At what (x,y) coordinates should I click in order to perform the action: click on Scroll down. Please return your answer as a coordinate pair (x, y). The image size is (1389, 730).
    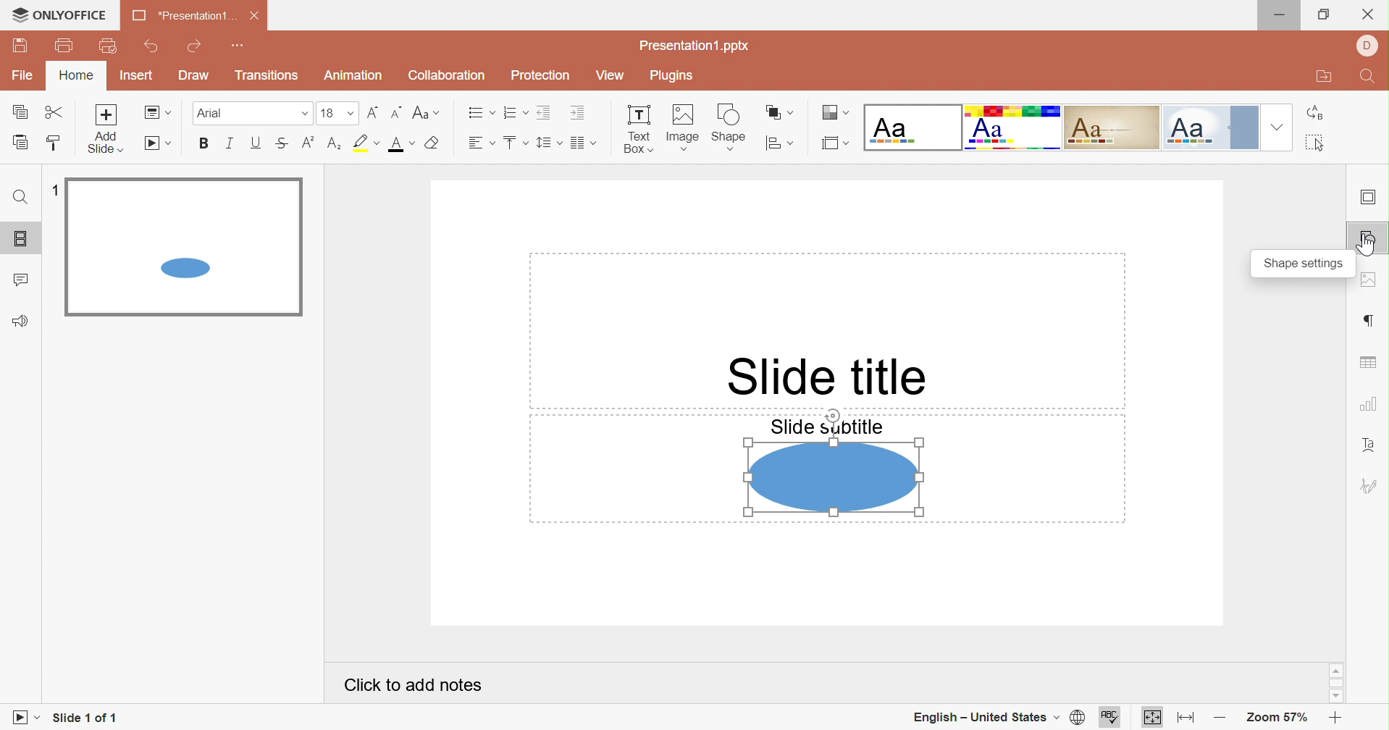
    Looking at the image, I should click on (1336, 697).